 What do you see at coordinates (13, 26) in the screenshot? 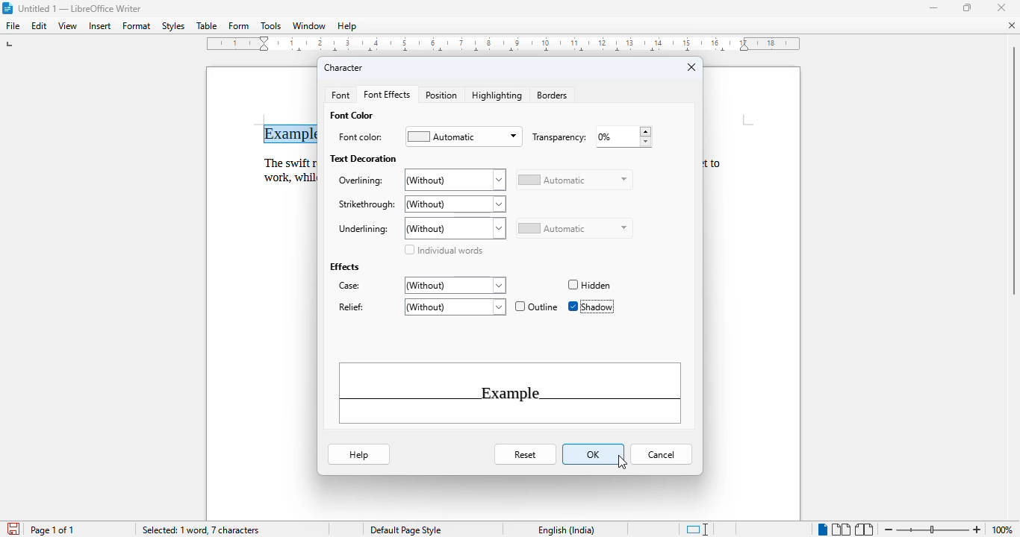
I see `file` at bounding box center [13, 26].